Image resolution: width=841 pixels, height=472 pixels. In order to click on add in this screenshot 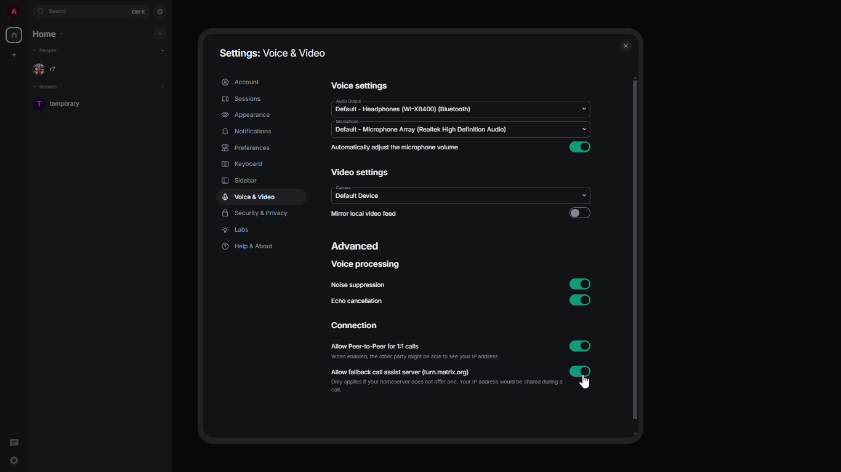, I will do `click(161, 50)`.